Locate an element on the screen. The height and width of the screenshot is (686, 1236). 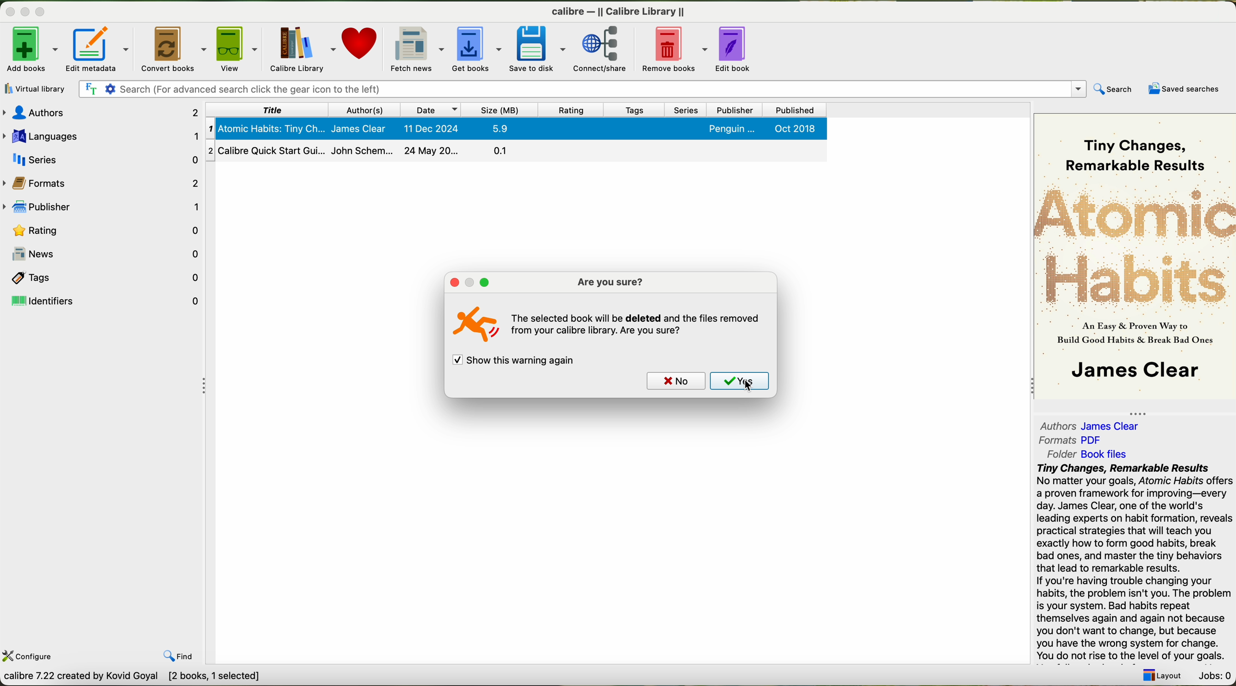
date is located at coordinates (431, 109).